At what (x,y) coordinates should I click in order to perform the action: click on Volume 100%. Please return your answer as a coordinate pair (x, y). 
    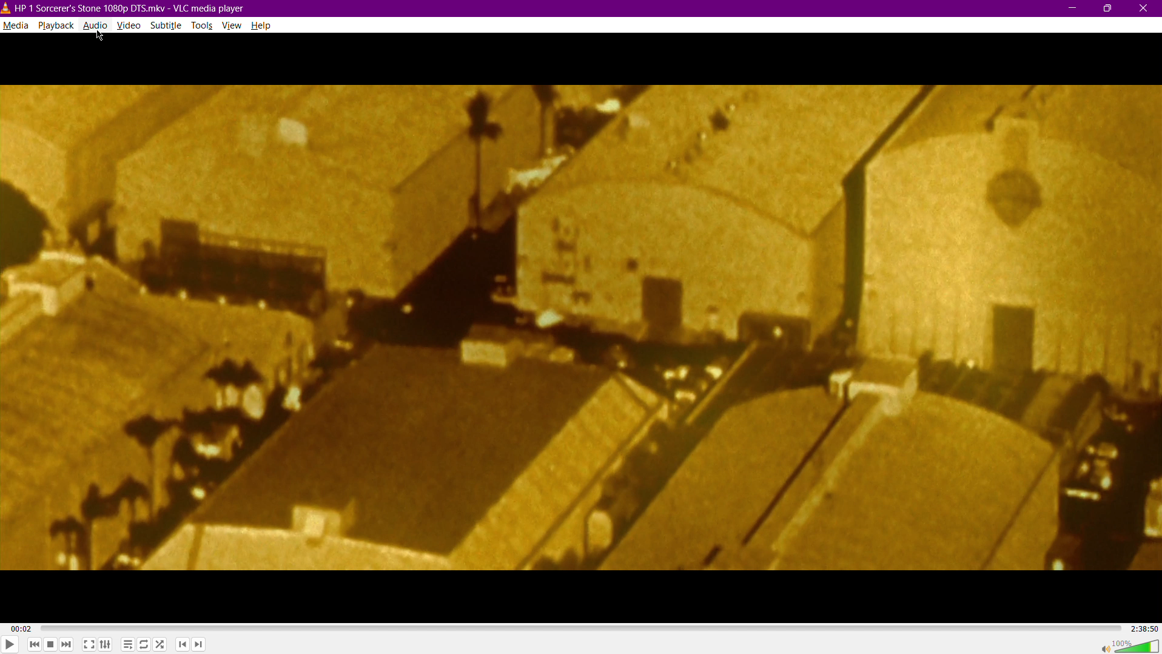
    Looking at the image, I should click on (1125, 645).